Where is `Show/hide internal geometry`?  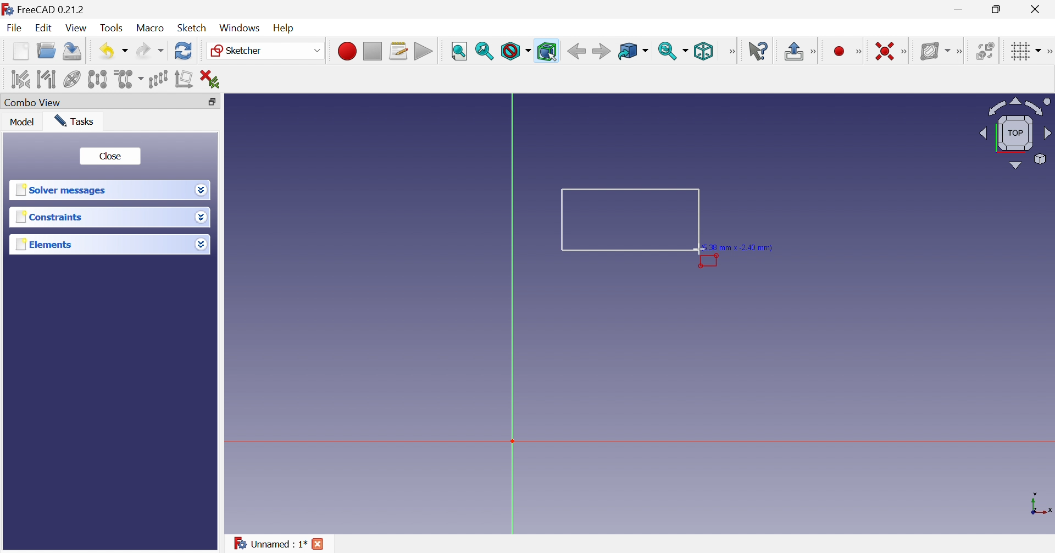
Show/hide internal geometry is located at coordinates (72, 79).